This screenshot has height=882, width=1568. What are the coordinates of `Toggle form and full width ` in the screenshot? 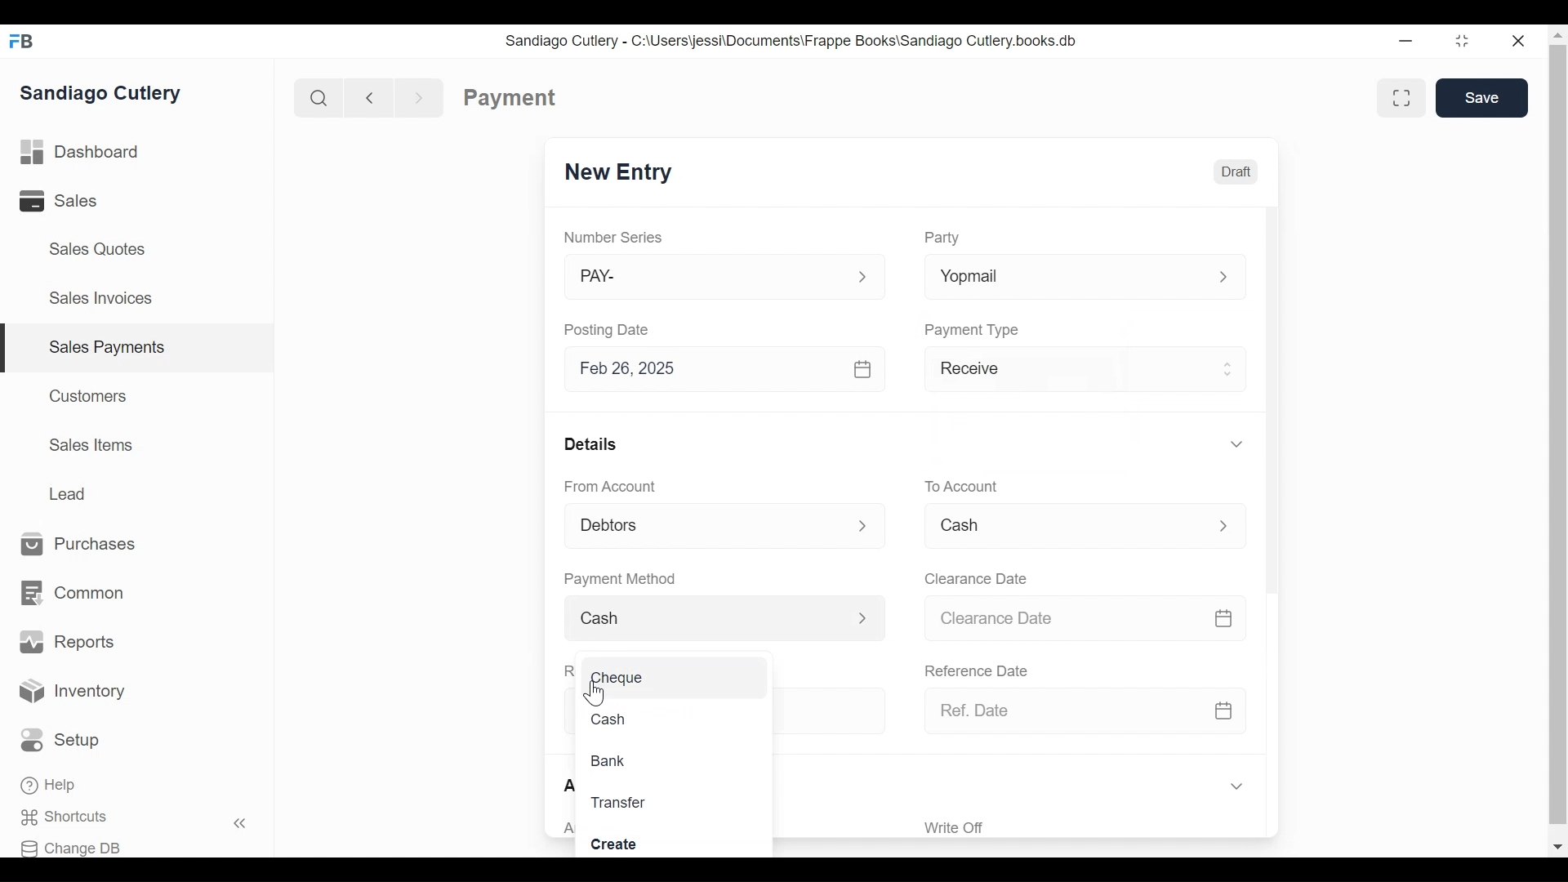 It's located at (1399, 95).